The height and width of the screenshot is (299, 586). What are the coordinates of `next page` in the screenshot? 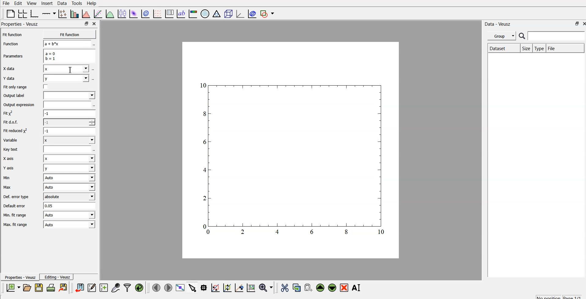 It's located at (168, 288).